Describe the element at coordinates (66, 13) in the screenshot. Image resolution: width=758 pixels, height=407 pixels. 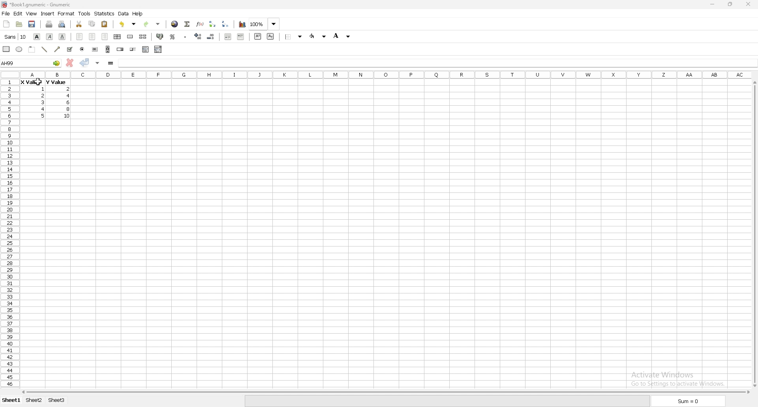
I see `format` at that location.